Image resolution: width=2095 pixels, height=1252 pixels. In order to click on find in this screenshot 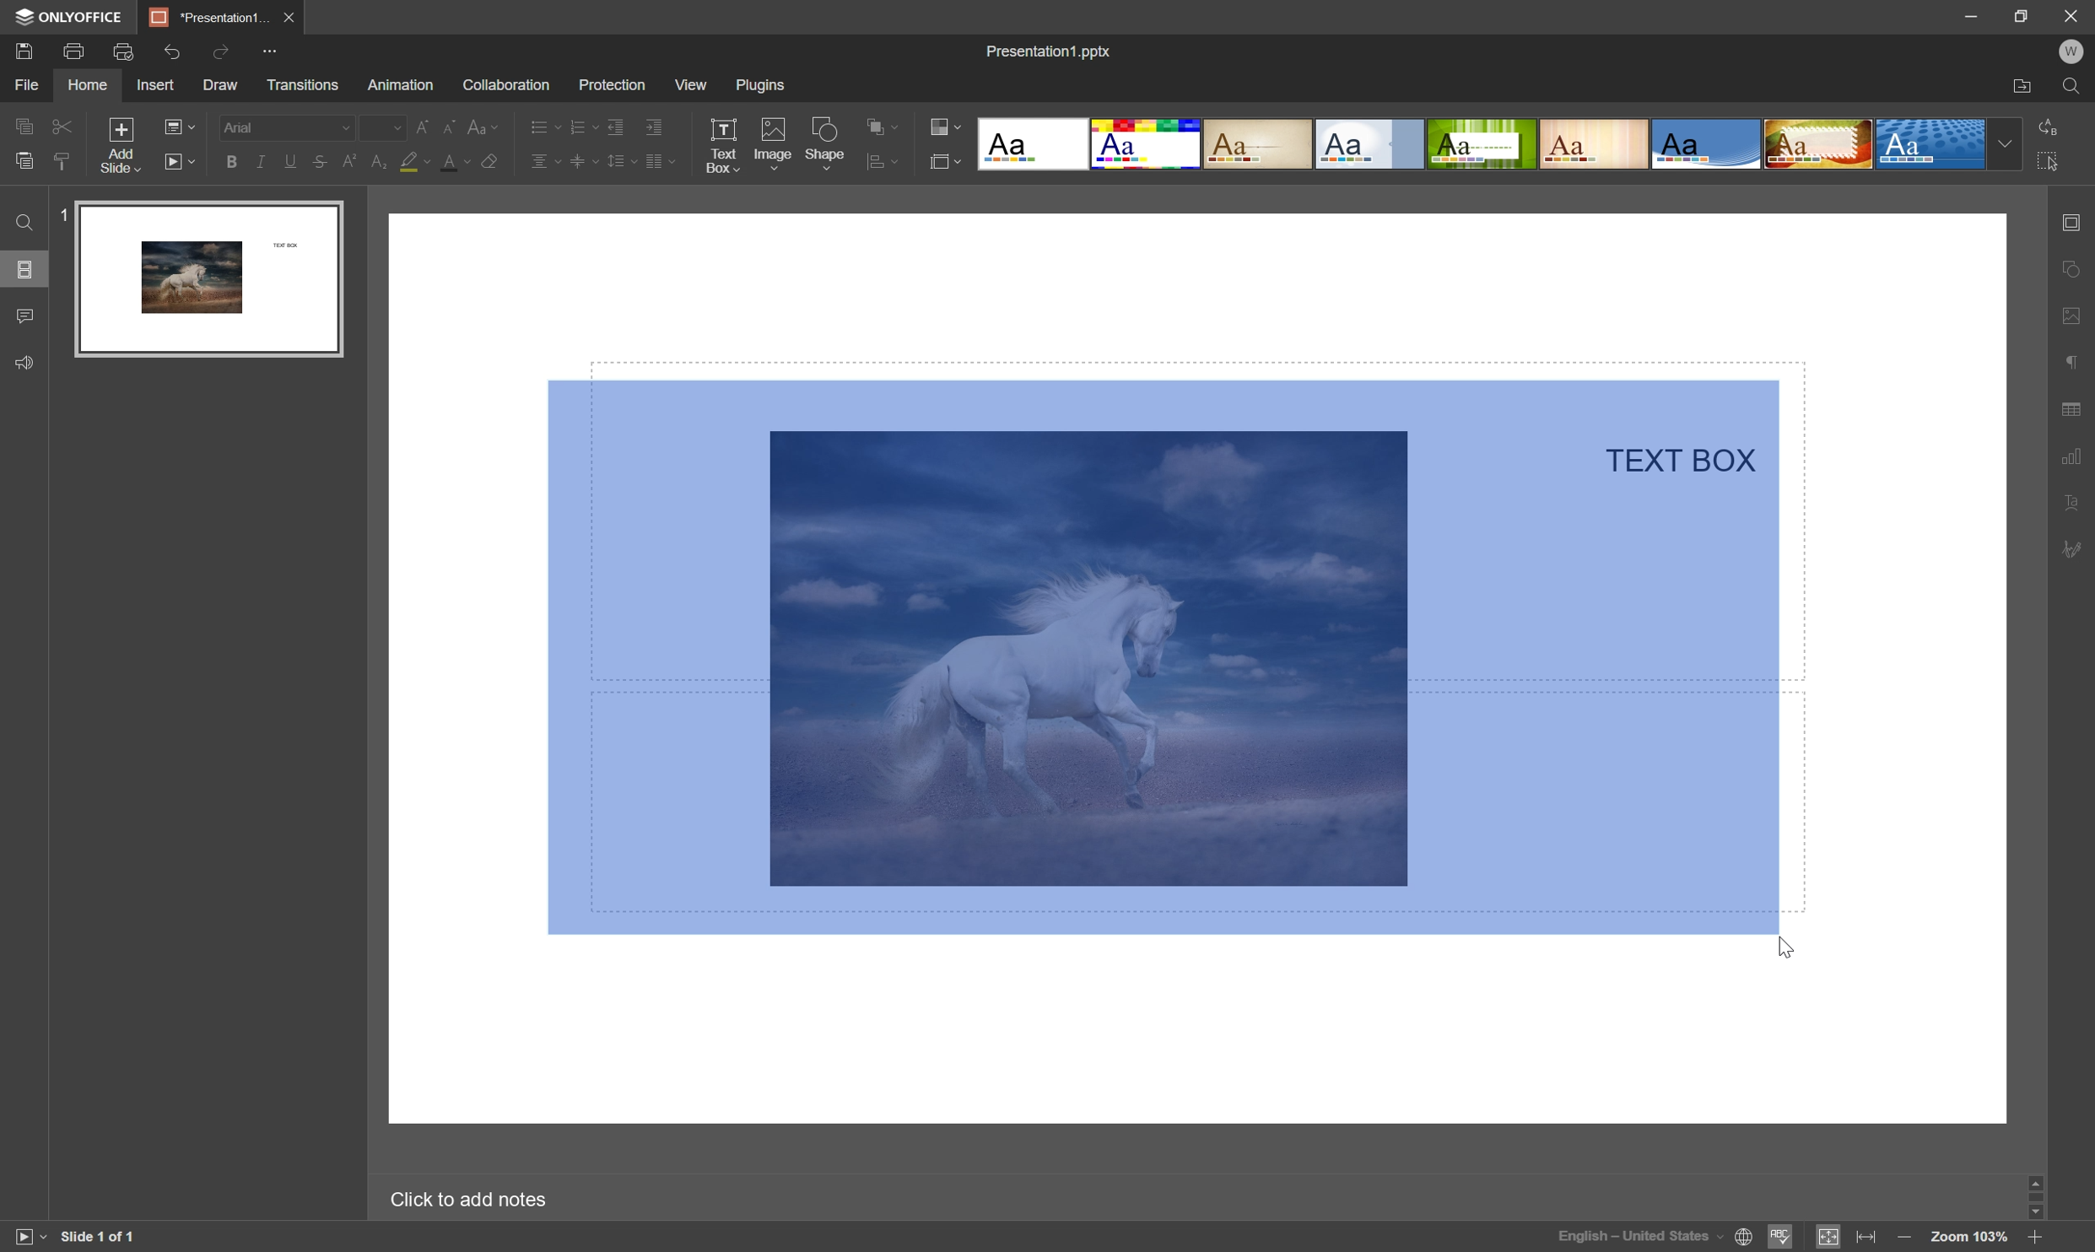, I will do `click(23, 222)`.